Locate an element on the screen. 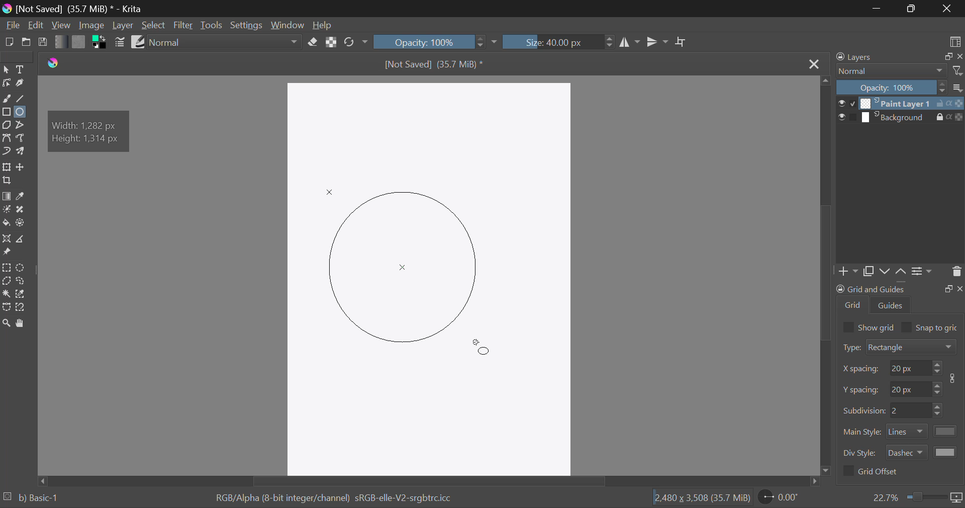 This screenshot has height=508, width=965. Dynamic Brush is located at coordinates (7, 152).